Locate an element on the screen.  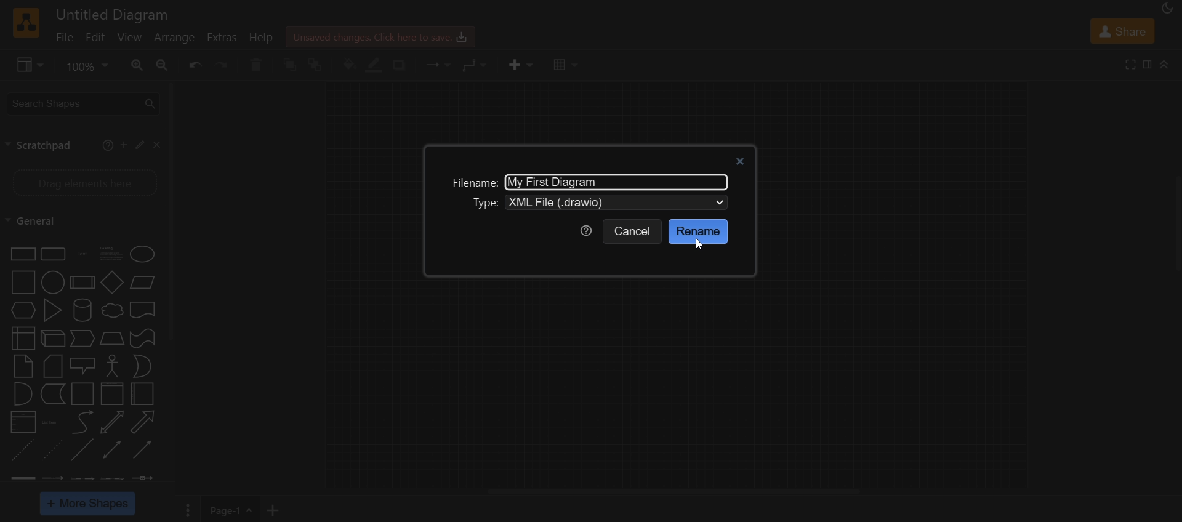
undo is located at coordinates (192, 65).